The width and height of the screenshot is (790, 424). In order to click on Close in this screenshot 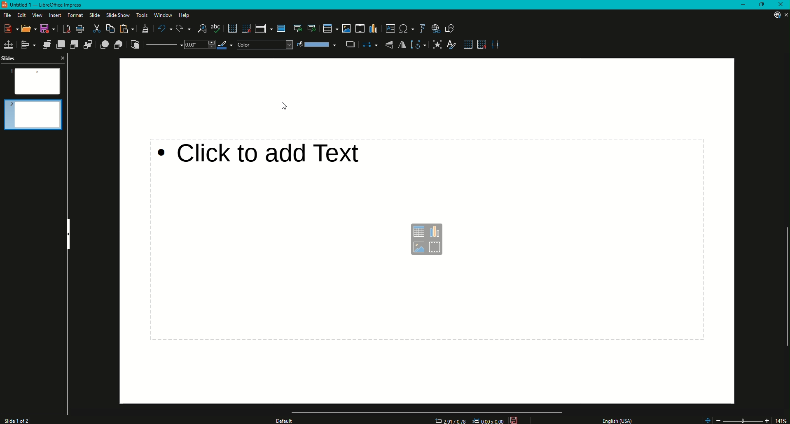, I will do `click(779, 5)`.